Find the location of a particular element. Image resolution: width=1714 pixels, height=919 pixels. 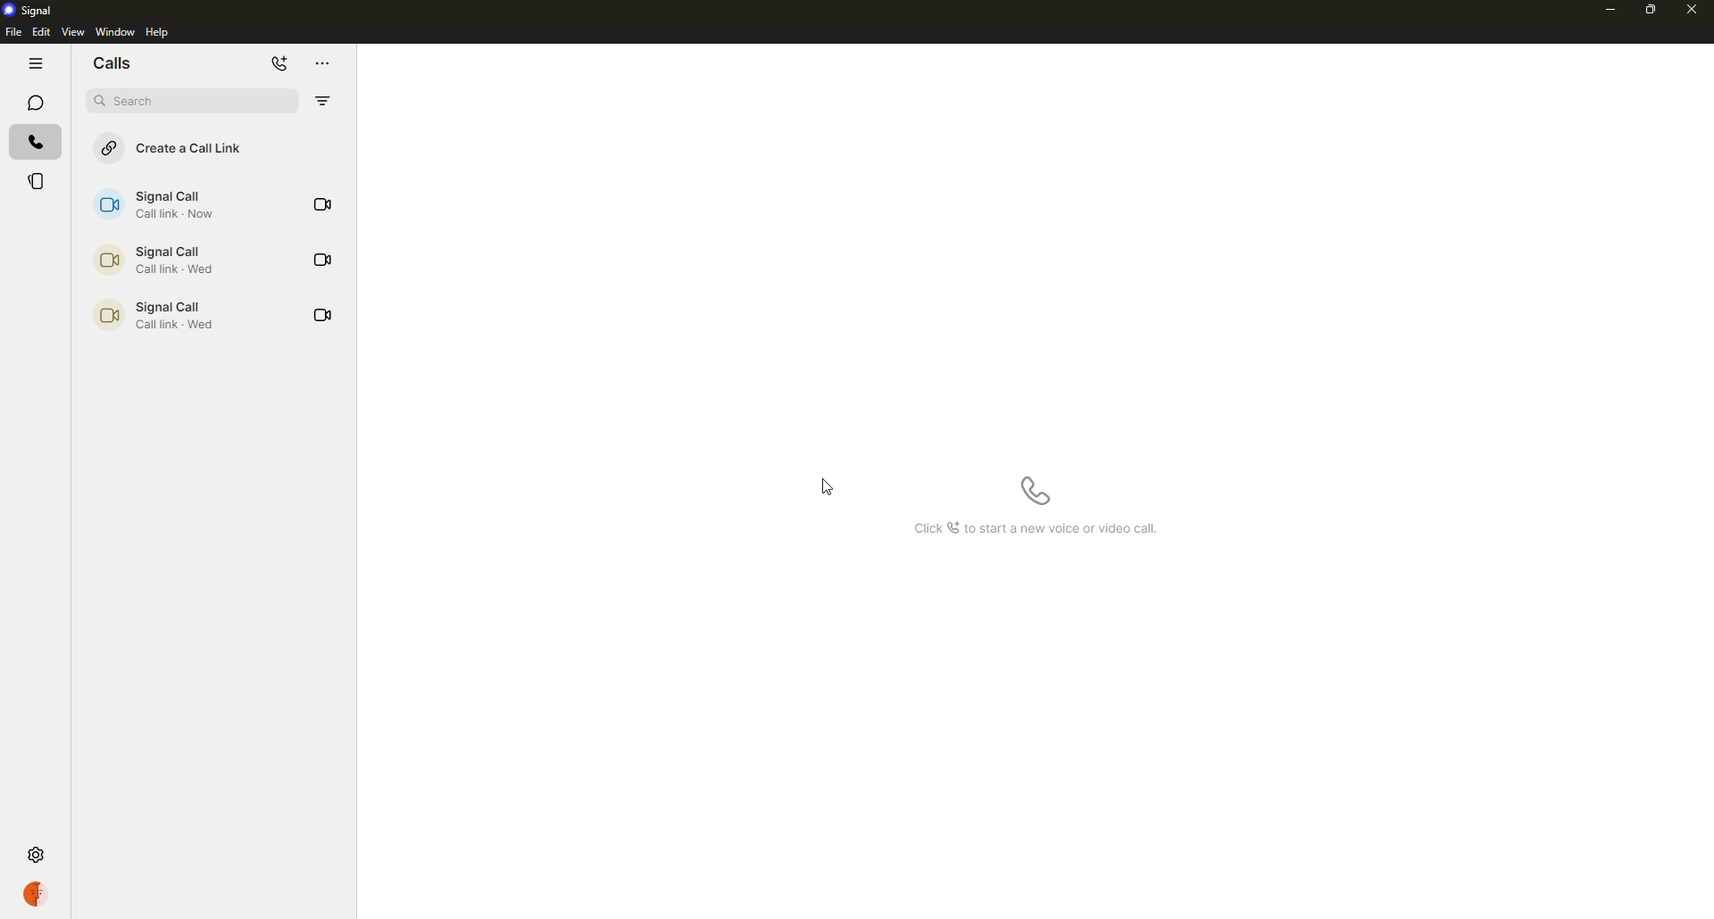

stories is located at coordinates (37, 183).